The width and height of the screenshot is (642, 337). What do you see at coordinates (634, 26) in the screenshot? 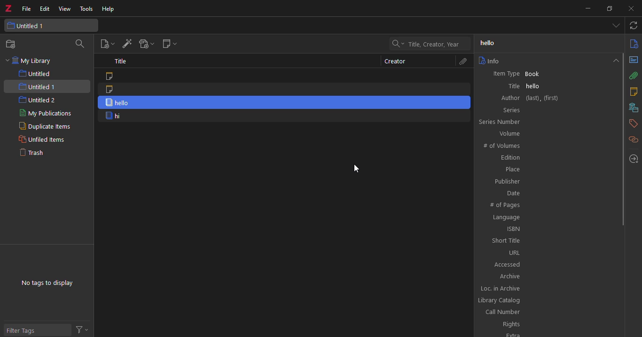
I see `sync with zotero.org` at bounding box center [634, 26].